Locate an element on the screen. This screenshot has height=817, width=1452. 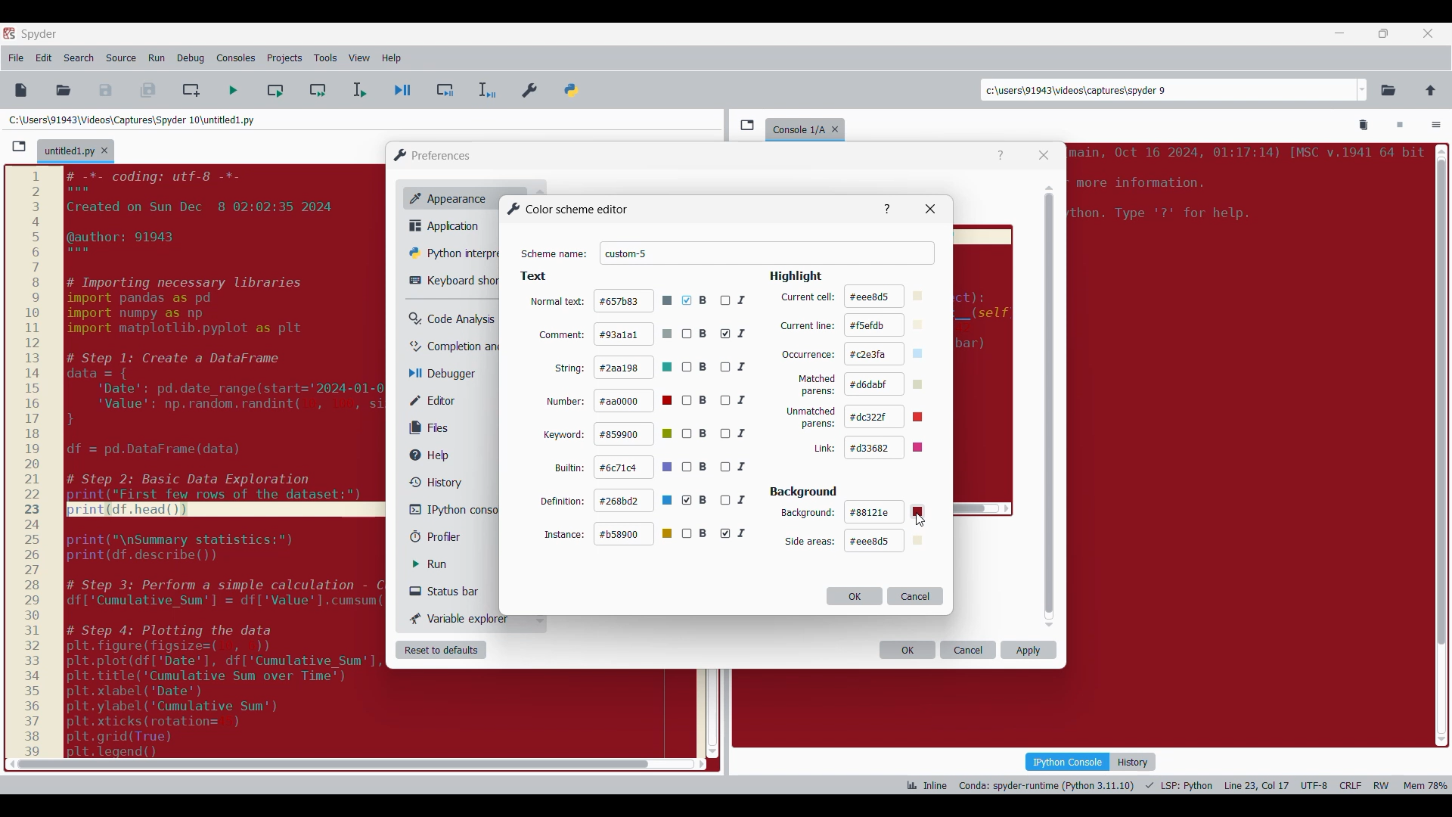
#eee8d5 is located at coordinates (886, 295).